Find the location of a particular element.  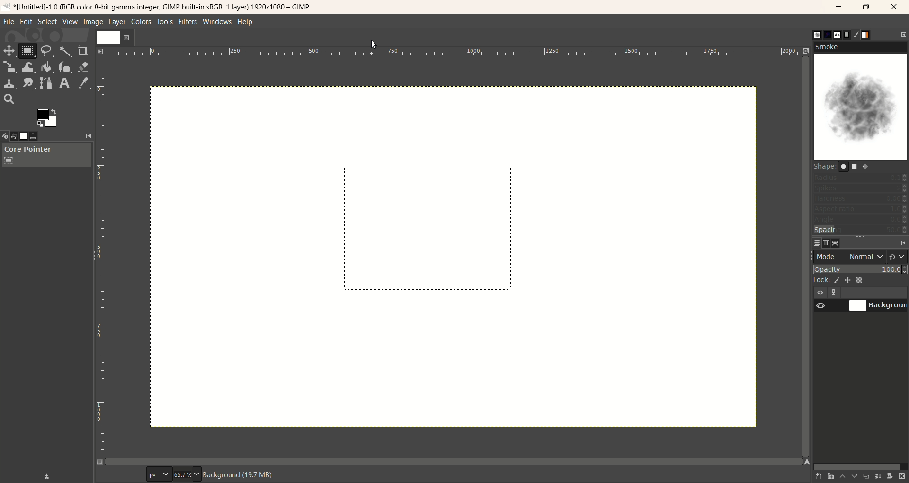

lock position and size is located at coordinates (847, 280).